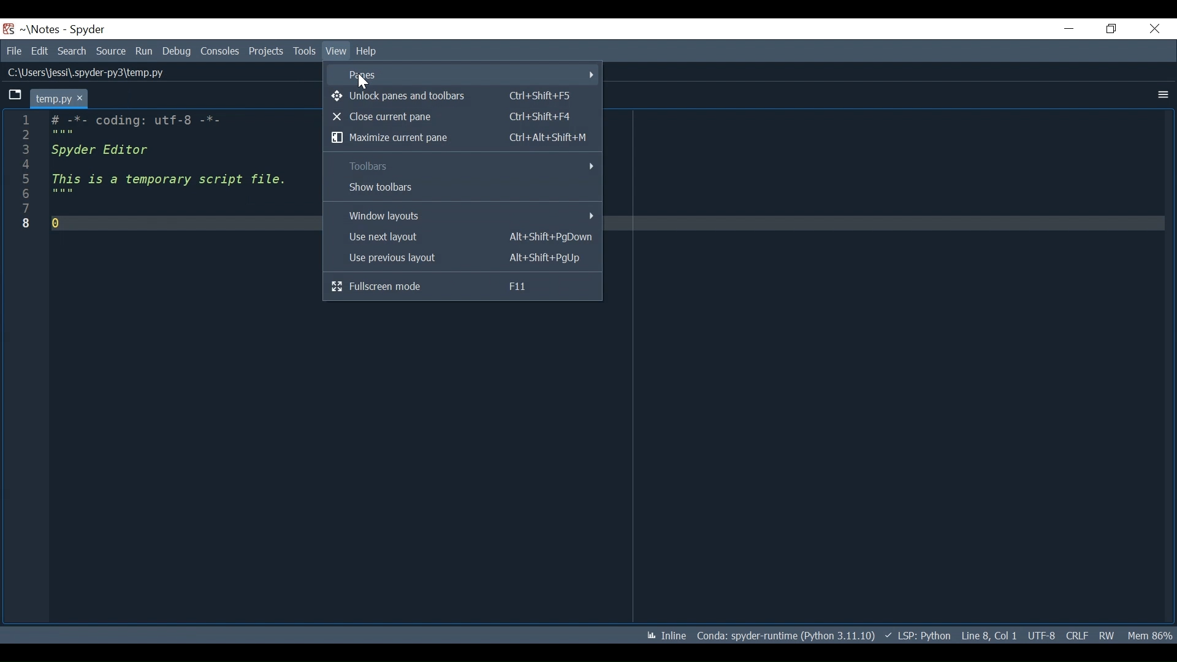 This screenshot has height=662, width=1177. Describe the element at coordinates (58, 97) in the screenshot. I see `temp.py` at that location.